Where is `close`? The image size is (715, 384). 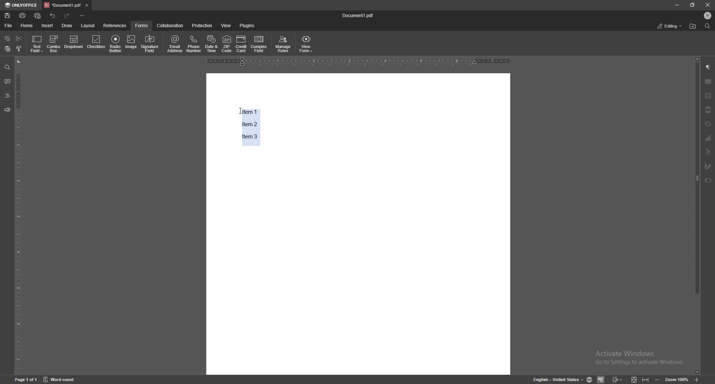
close is located at coordinates (707, 5).